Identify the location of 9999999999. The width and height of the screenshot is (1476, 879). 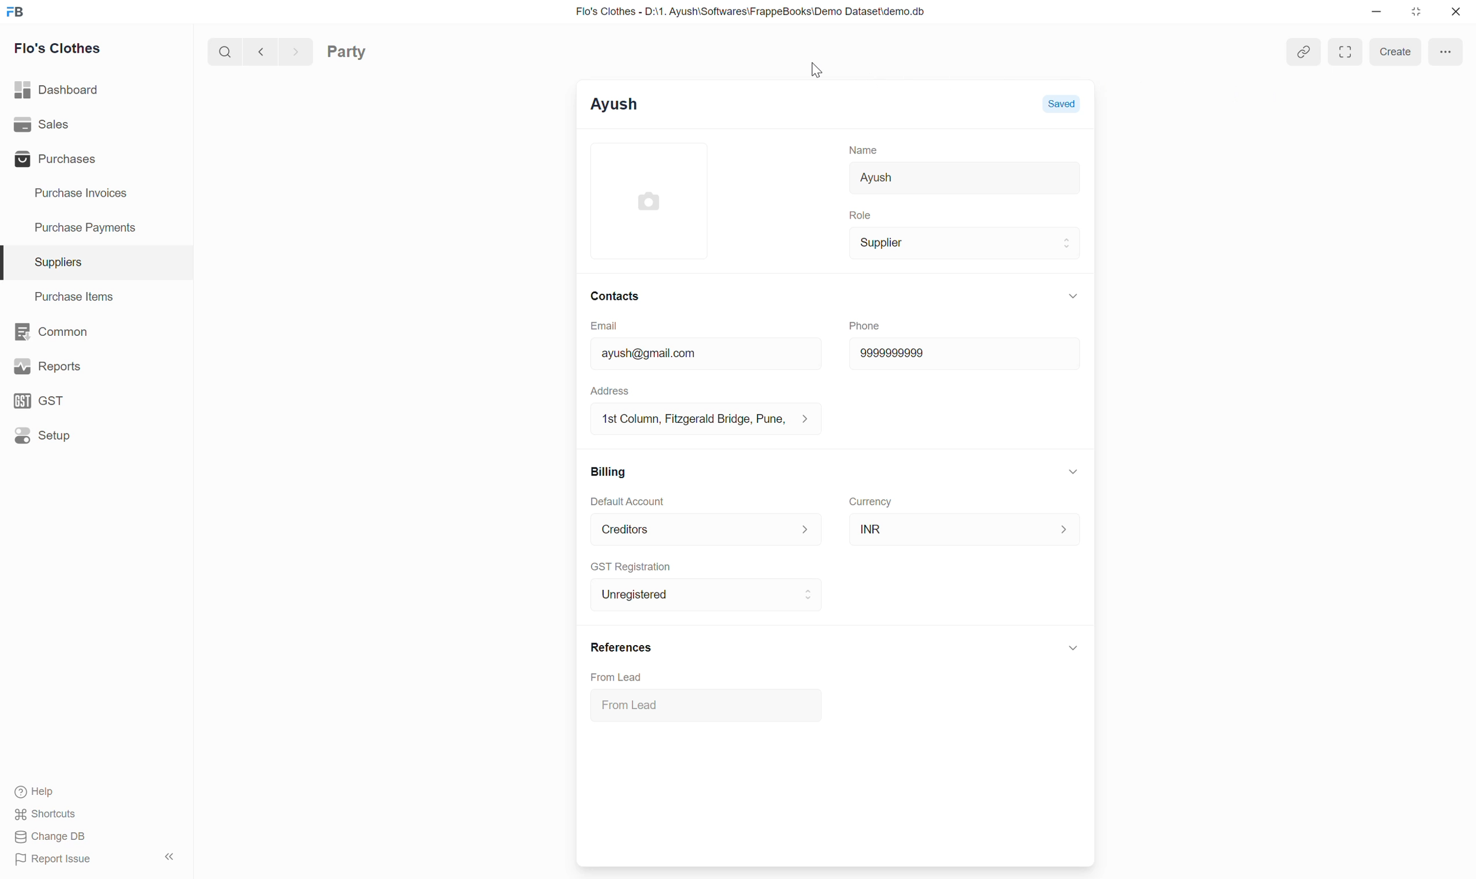
(964, 354).